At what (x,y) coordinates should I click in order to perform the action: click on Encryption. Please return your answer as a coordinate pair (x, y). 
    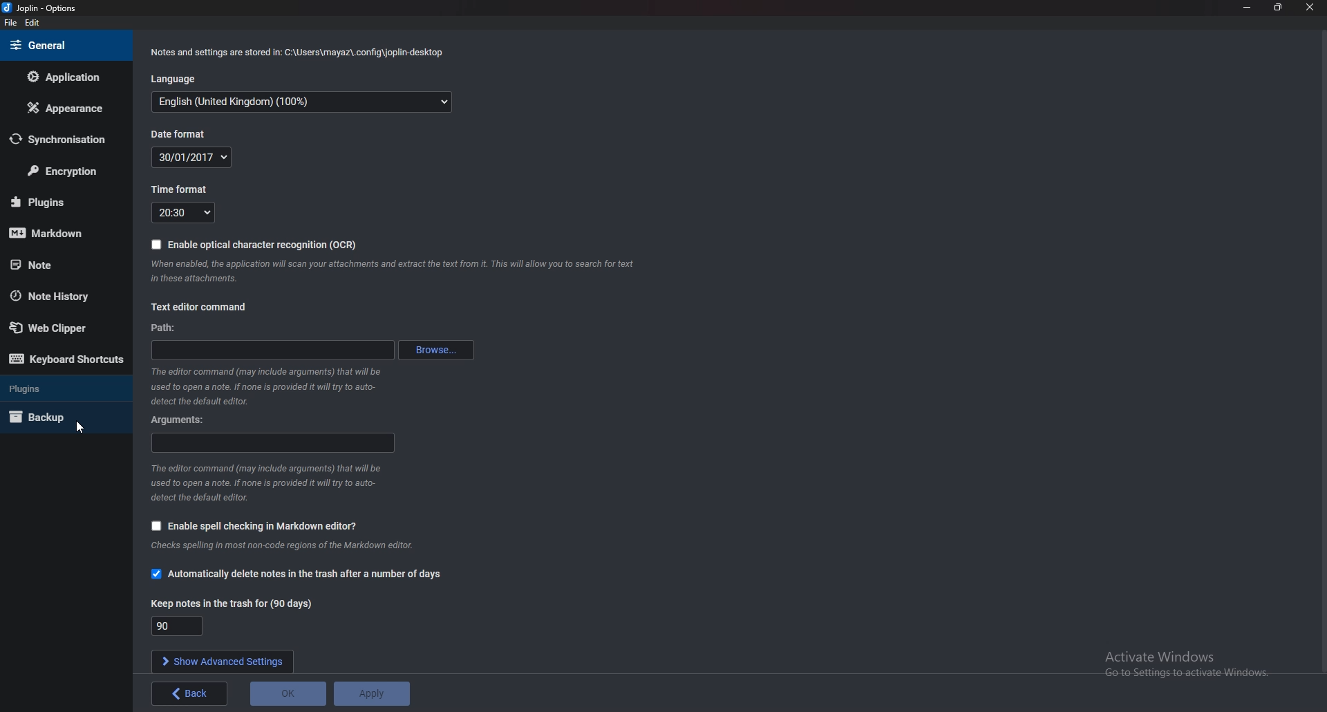
    Looking at the image, I should click on (64, 171).